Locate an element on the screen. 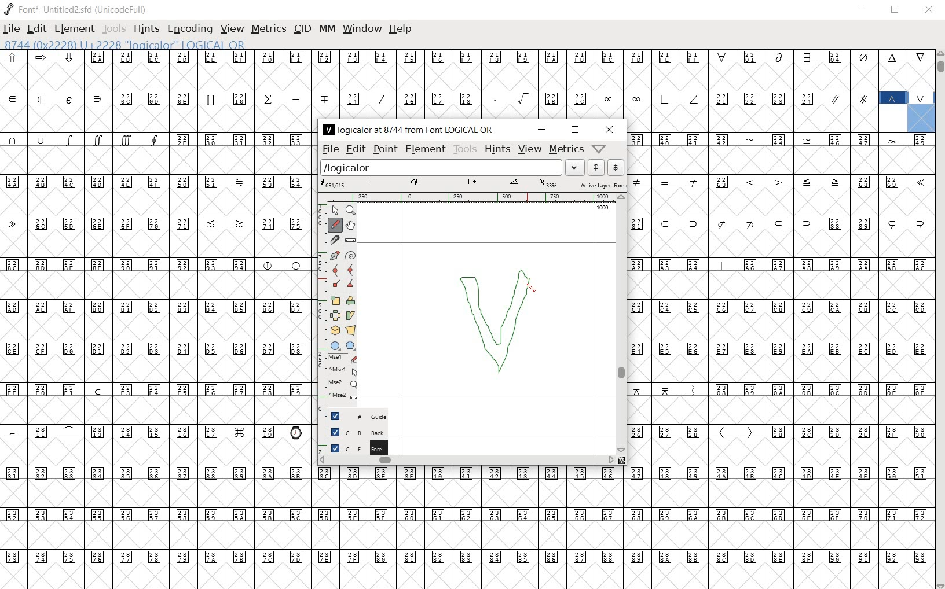 This screenshot has width=945, height=589. flip the selection is located at coordinates (351, 300).